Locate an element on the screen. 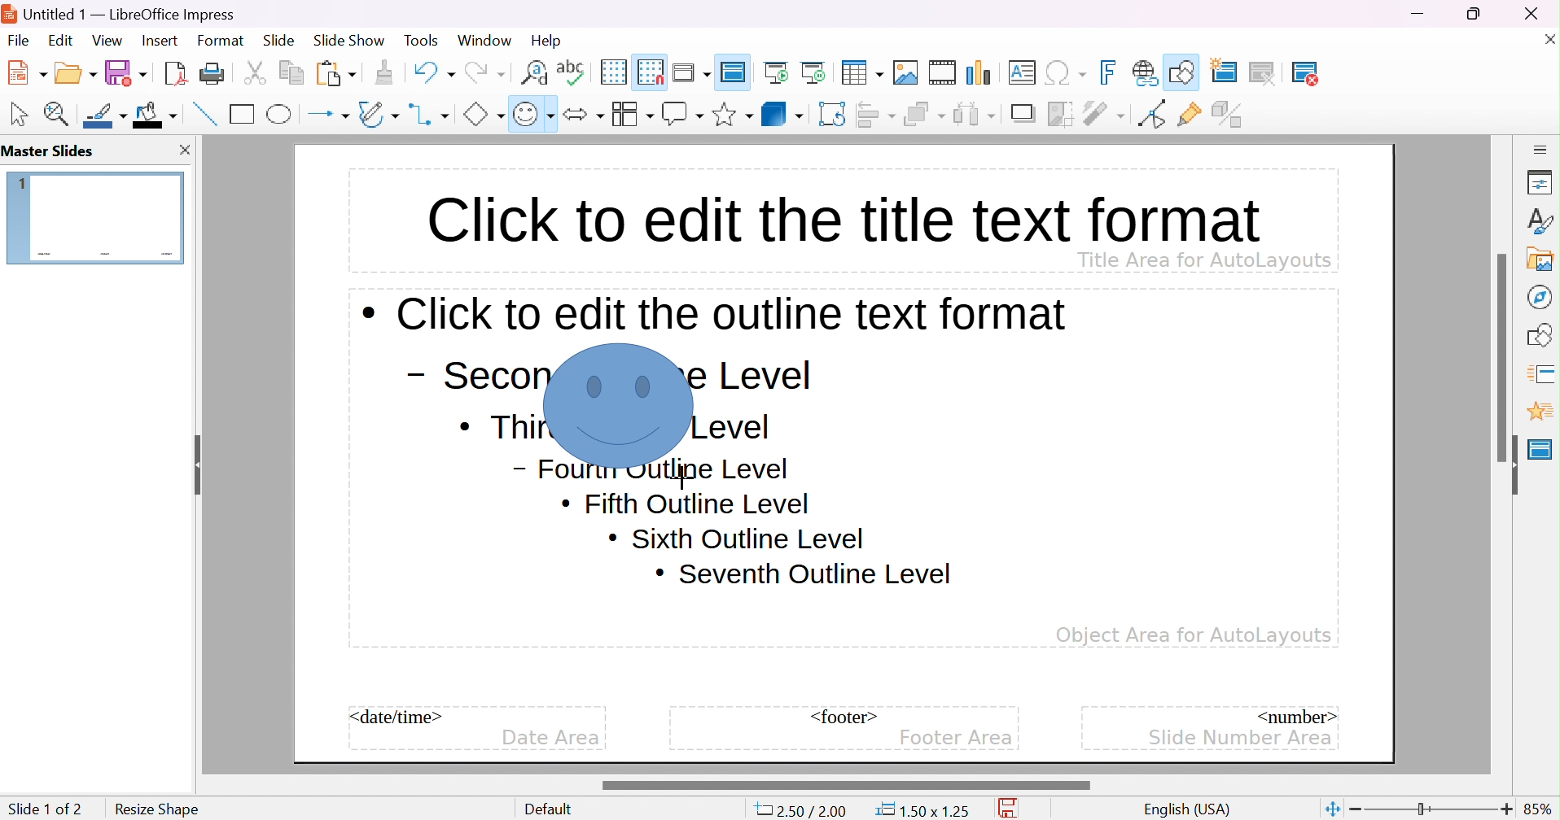 The height and width of the screenshot is (820, 1560). cut is located at coordinates (255, 72).